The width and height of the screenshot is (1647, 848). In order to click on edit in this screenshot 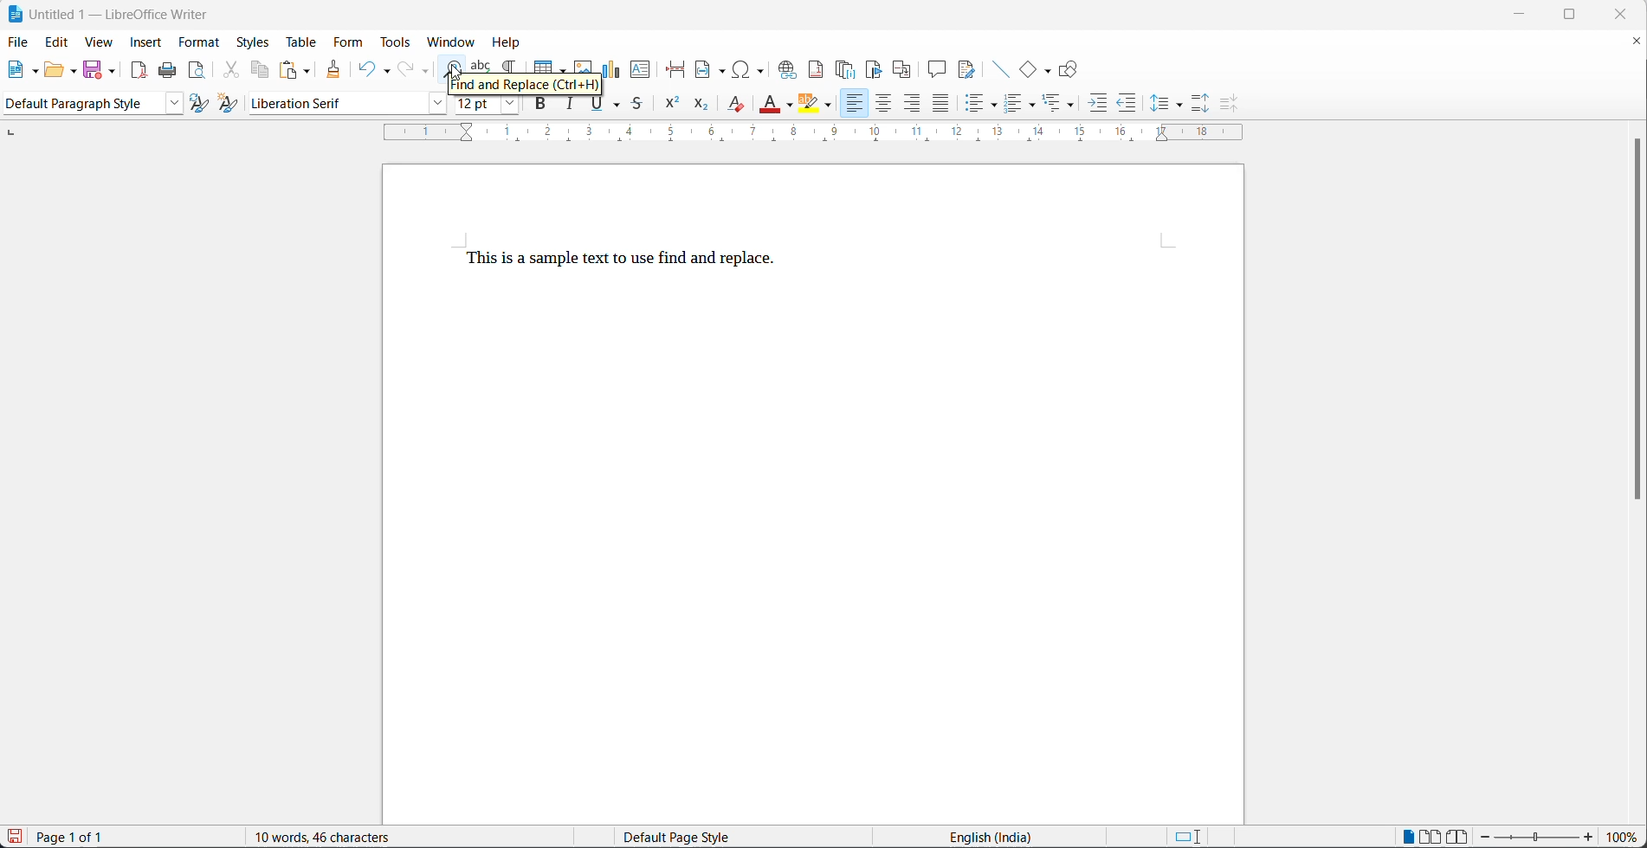, I will do `click(58, 43)`.